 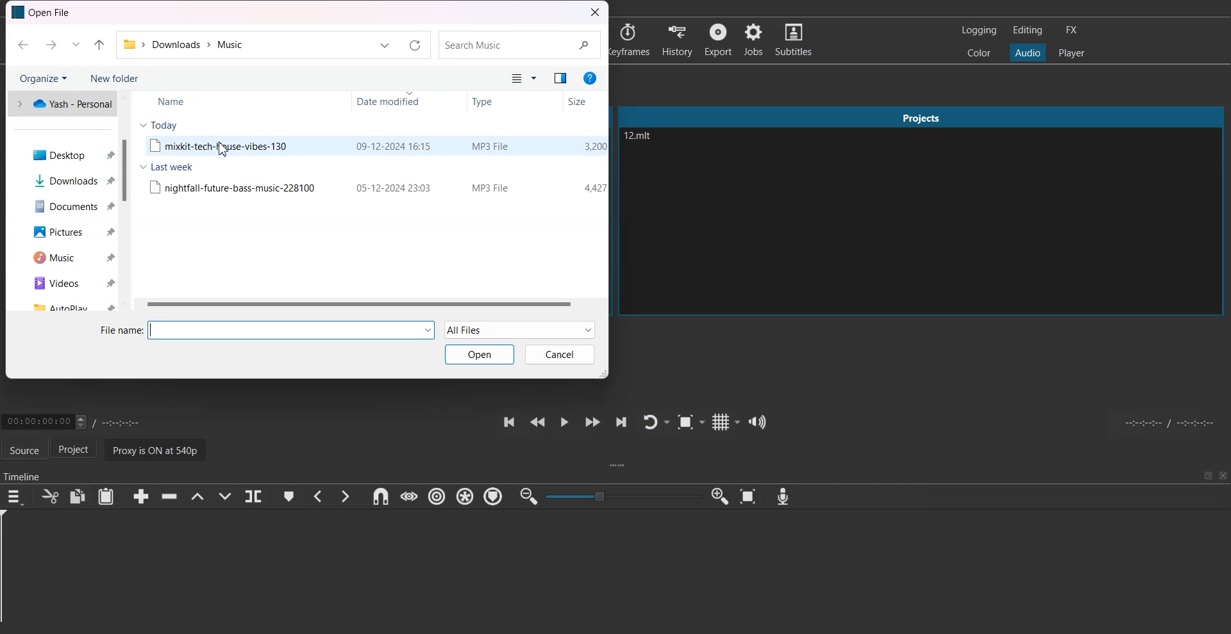 I want to click on Project, so click(x=922, y=115).